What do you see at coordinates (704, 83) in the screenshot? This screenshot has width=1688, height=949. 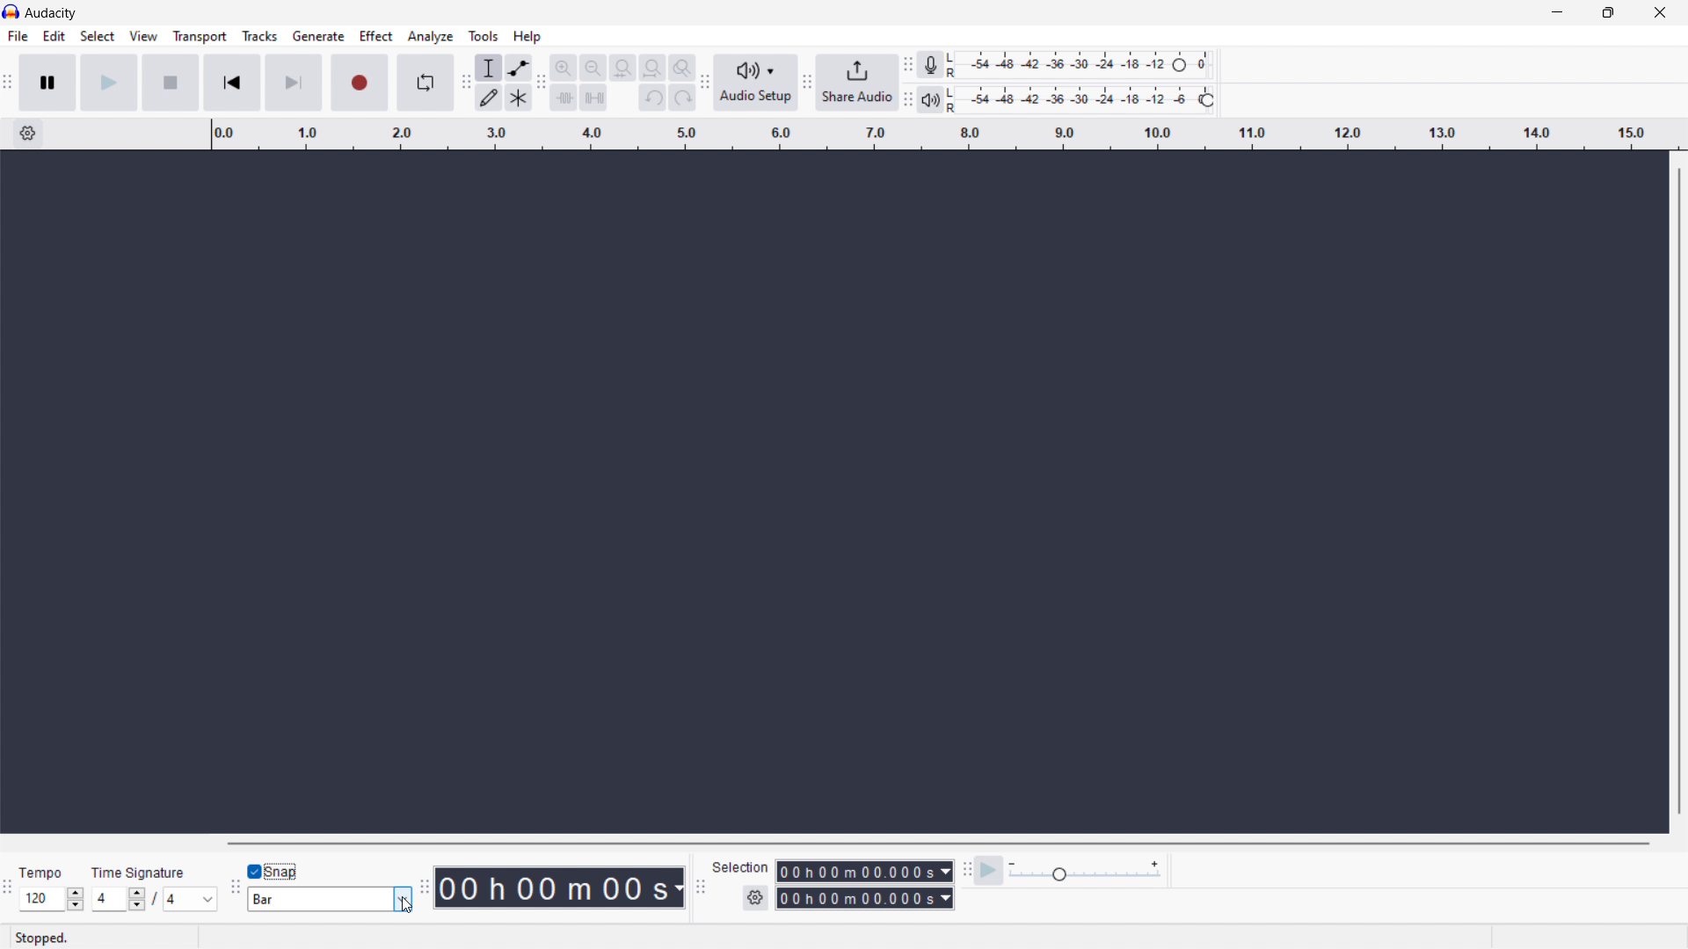 I see `audio setup toolbar` at bounding box center [704, 83].